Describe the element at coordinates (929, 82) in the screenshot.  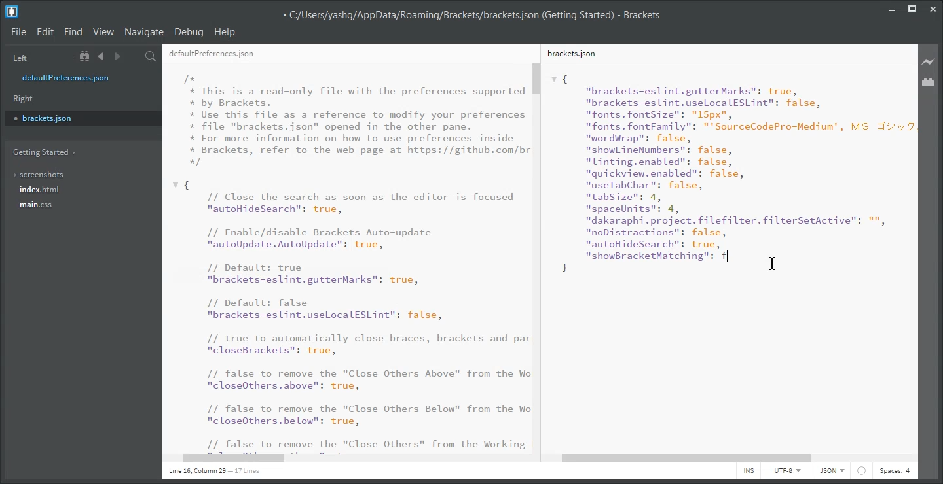
I see `Extension Manager` at that location.